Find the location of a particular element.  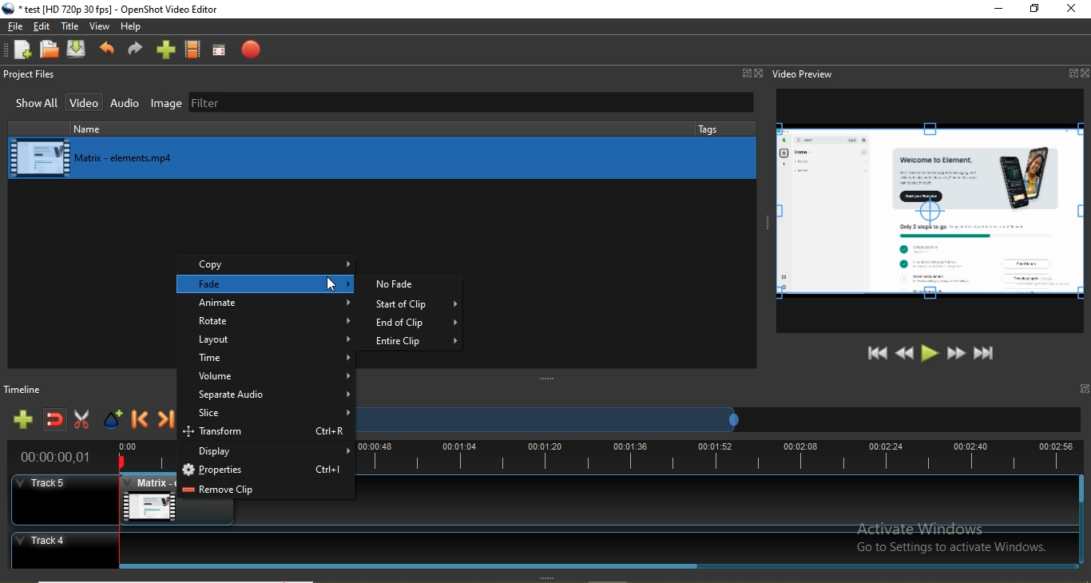

Window  is located at coordinates (747, 73).